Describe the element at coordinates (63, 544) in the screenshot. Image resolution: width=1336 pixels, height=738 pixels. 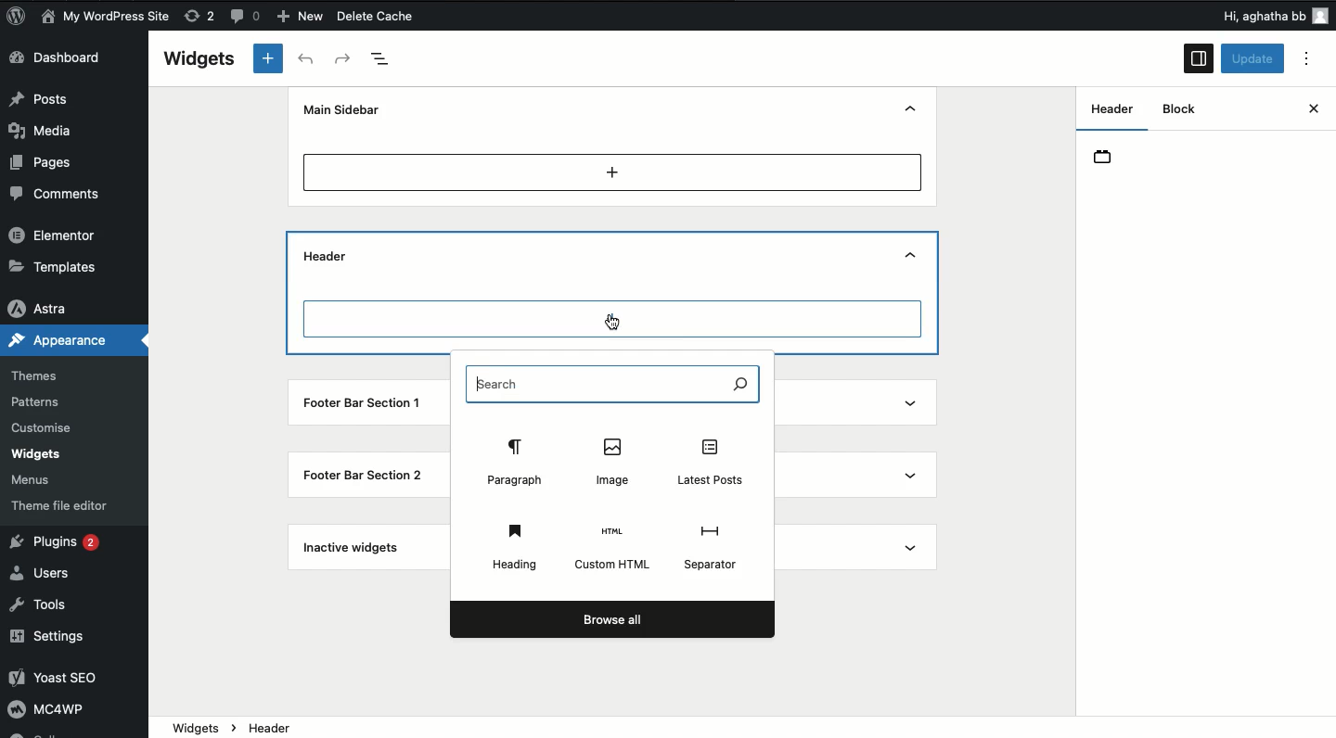
I see `Plugins 2` at that location.